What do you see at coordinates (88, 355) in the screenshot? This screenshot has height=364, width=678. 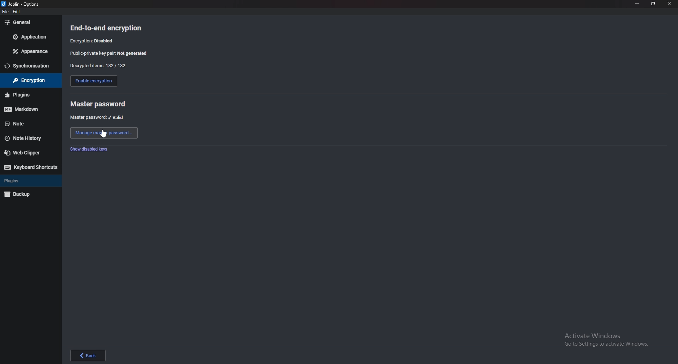 I see `back` at bounding box center [88, 355].